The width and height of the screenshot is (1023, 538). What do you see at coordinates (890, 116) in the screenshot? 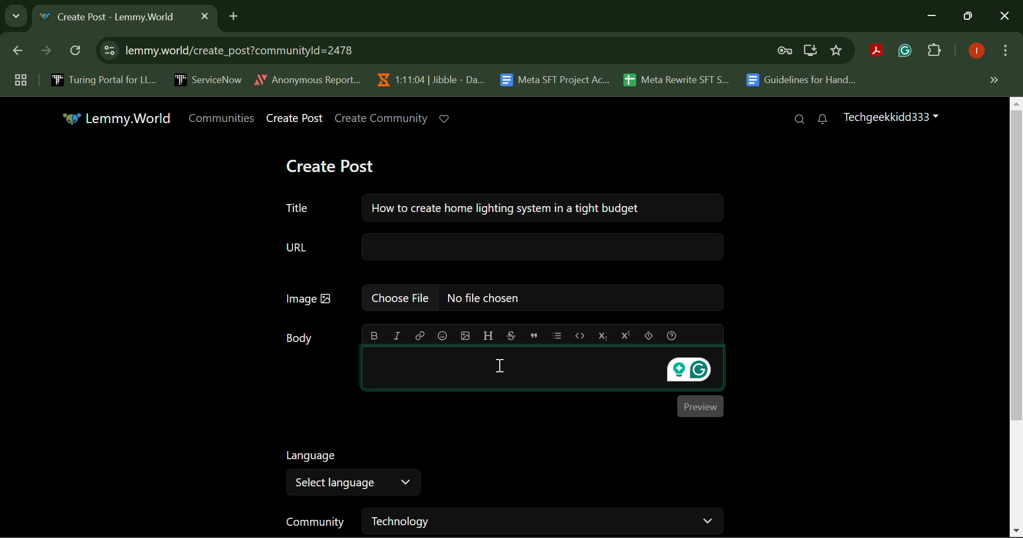
I see `Techgeekkidd333` at bounding box center [890, 116].